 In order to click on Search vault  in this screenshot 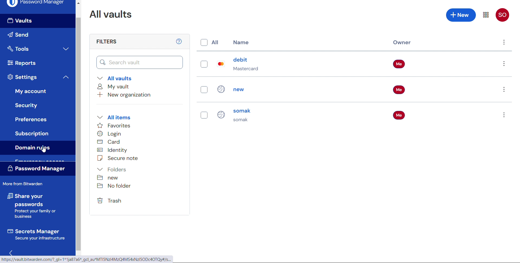, I will do `click(139, 62)`.